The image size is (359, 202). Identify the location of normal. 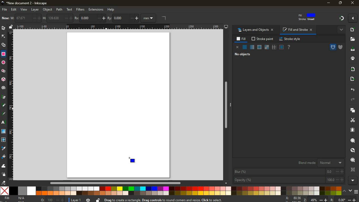
(244, 47).